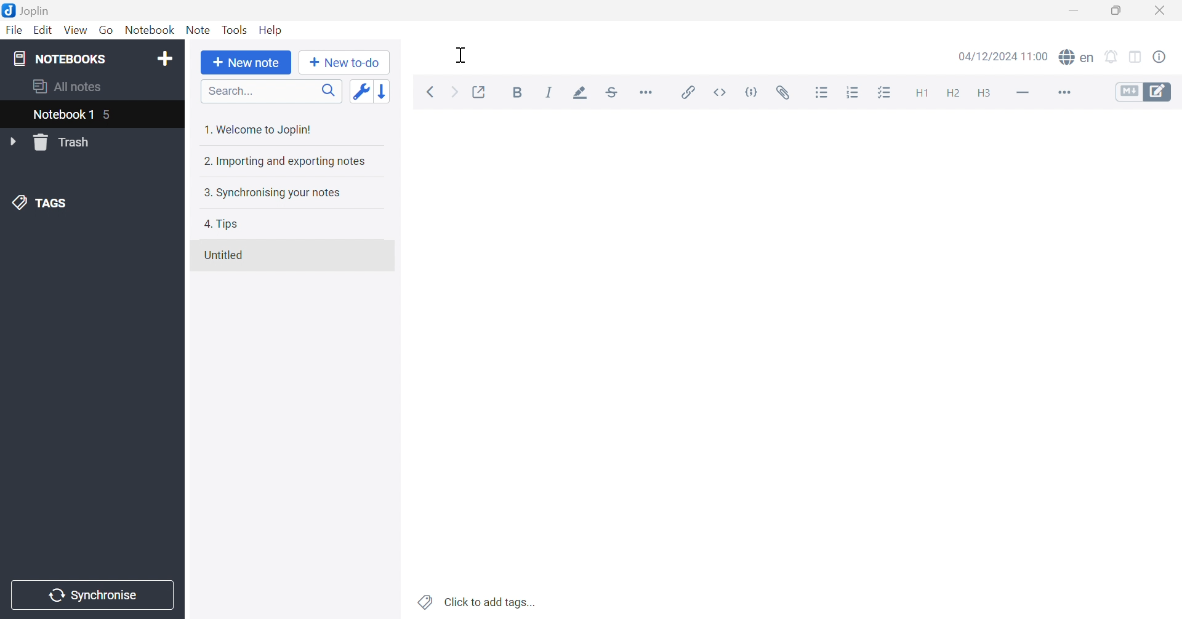  Describe the element at coordinates (551, 94) in the screenshot. I see `Italic` at that location.